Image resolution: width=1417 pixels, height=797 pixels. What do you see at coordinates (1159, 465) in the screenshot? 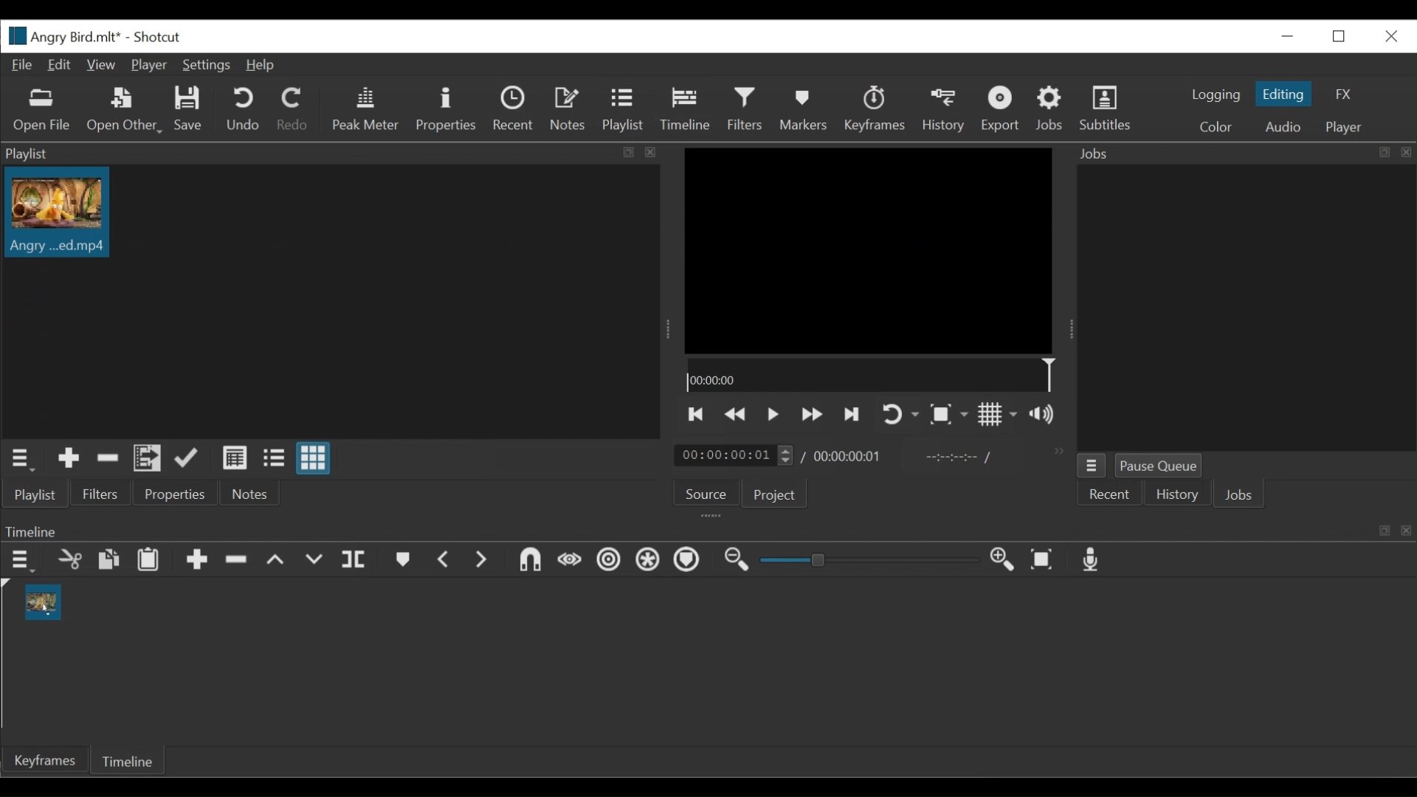
I see `Pause Queue` at bounding box center [1159, 465].